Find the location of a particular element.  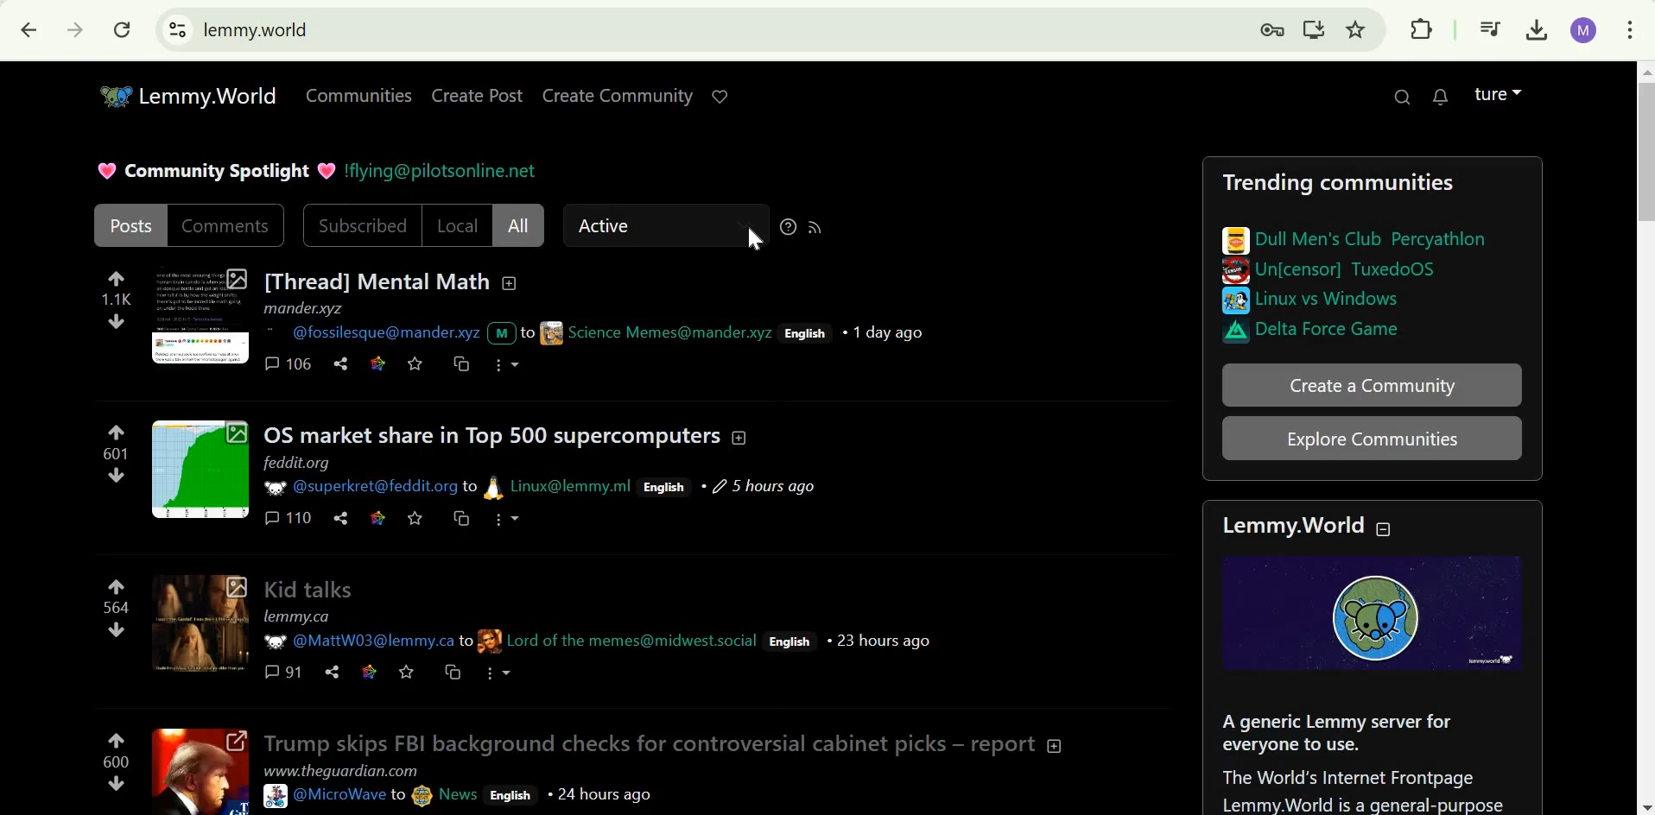

5 hours ago is located at coordinates (757, 486).